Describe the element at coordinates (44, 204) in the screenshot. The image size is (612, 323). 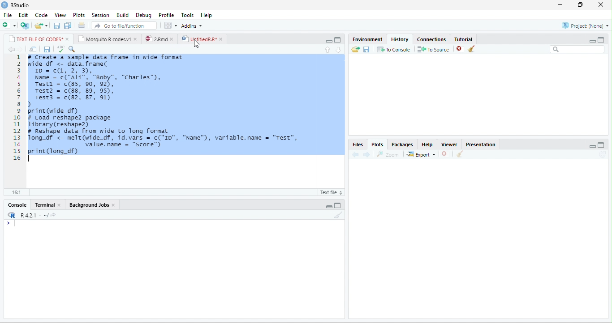
I see `Terminal` at that location.